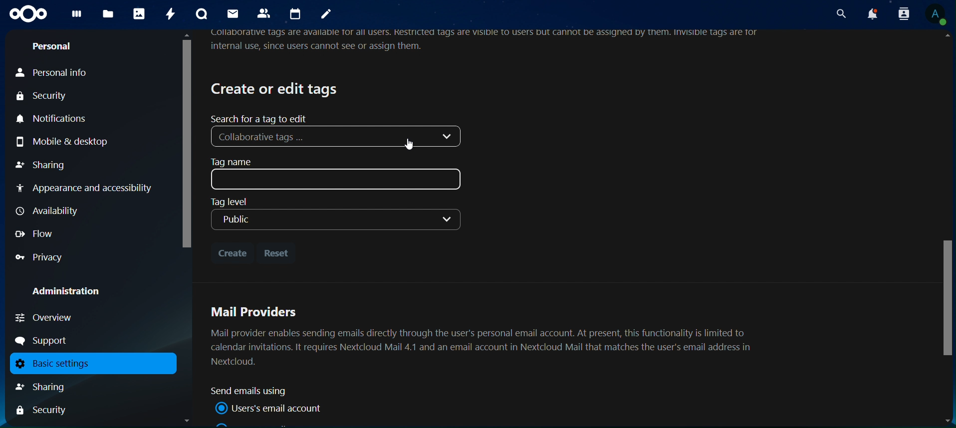  Describe the element at coordinates (108, 14) in the screenshot. I see `files` at that location.